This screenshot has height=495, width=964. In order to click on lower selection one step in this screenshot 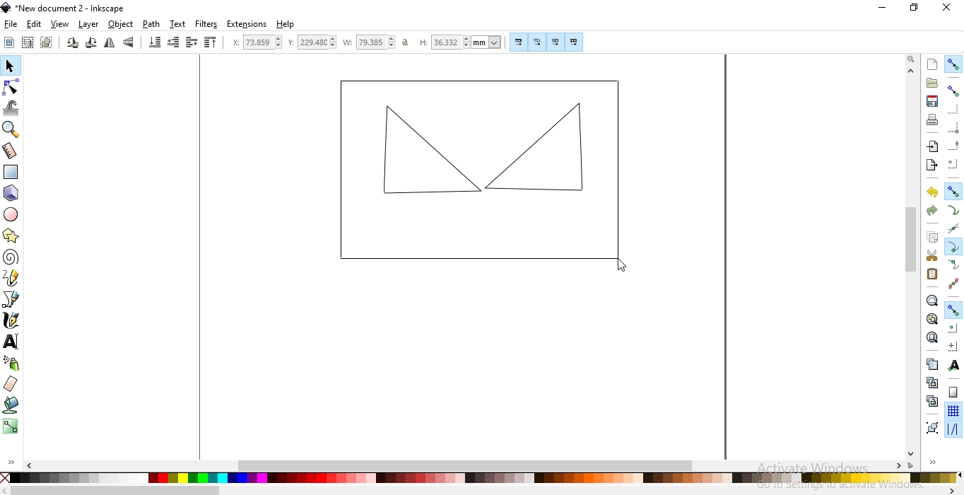, I will do `click(175, 43)`.